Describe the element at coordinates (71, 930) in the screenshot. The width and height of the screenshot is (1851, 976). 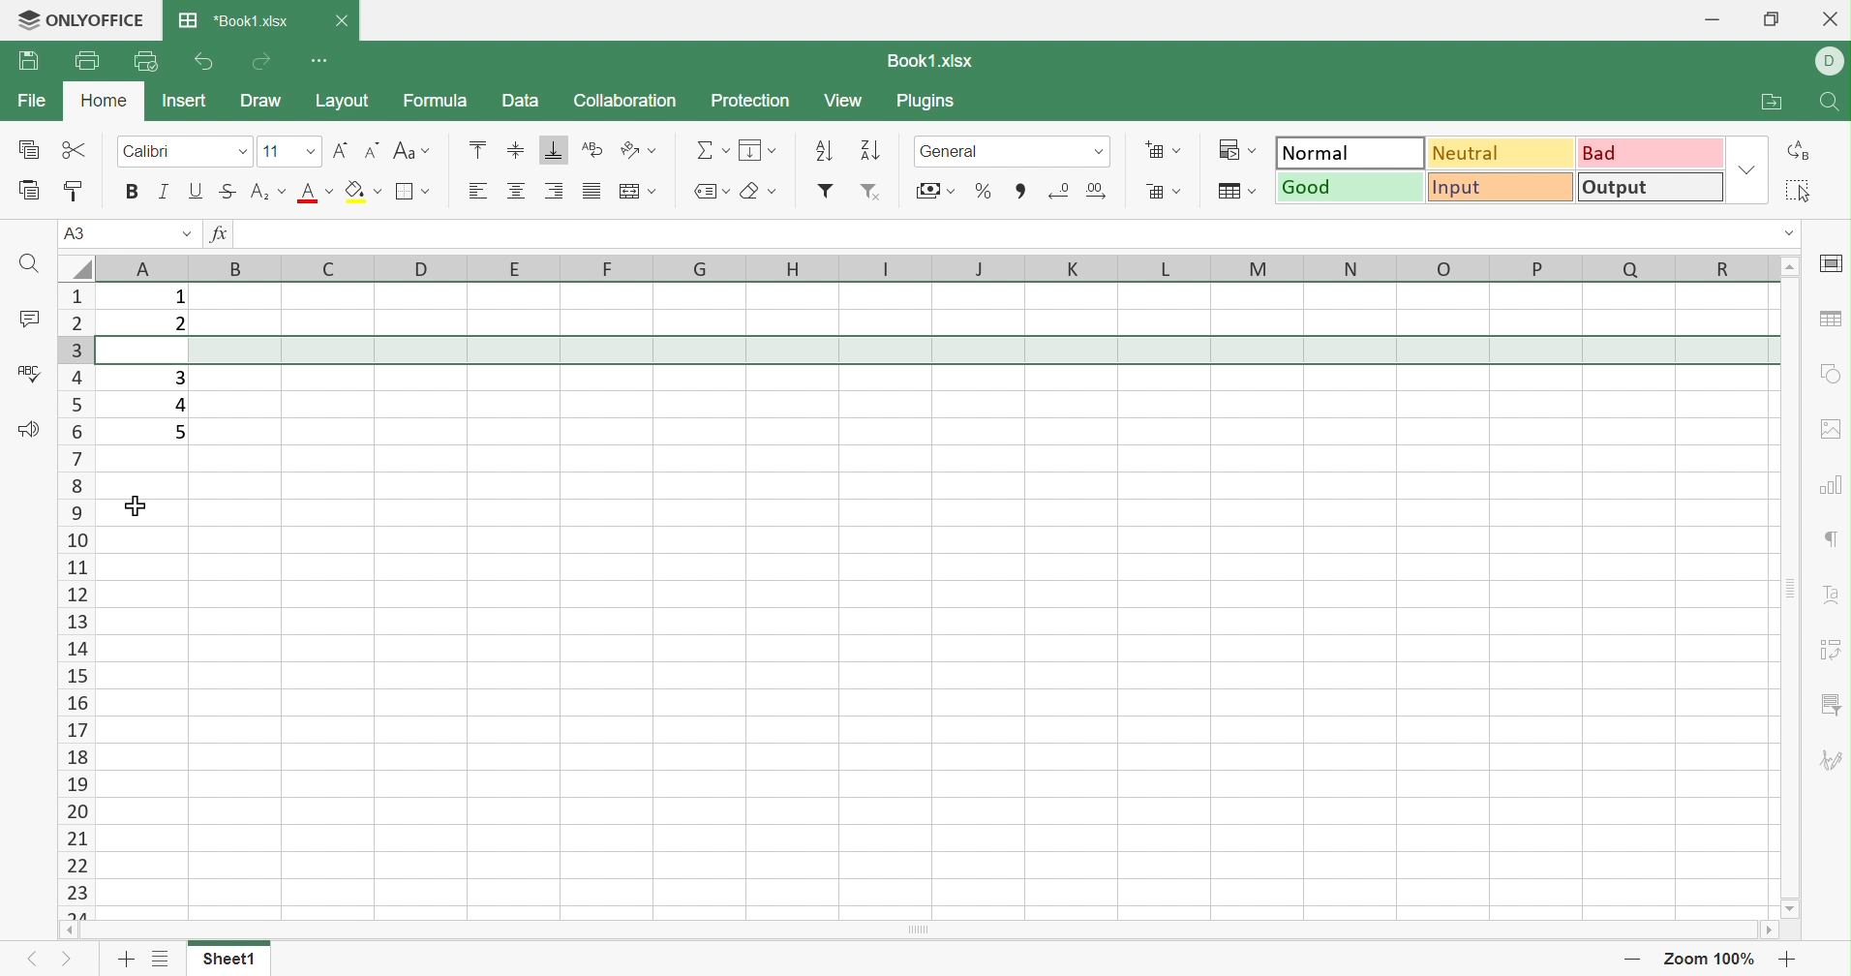
I see `Scroll Left` at that location.